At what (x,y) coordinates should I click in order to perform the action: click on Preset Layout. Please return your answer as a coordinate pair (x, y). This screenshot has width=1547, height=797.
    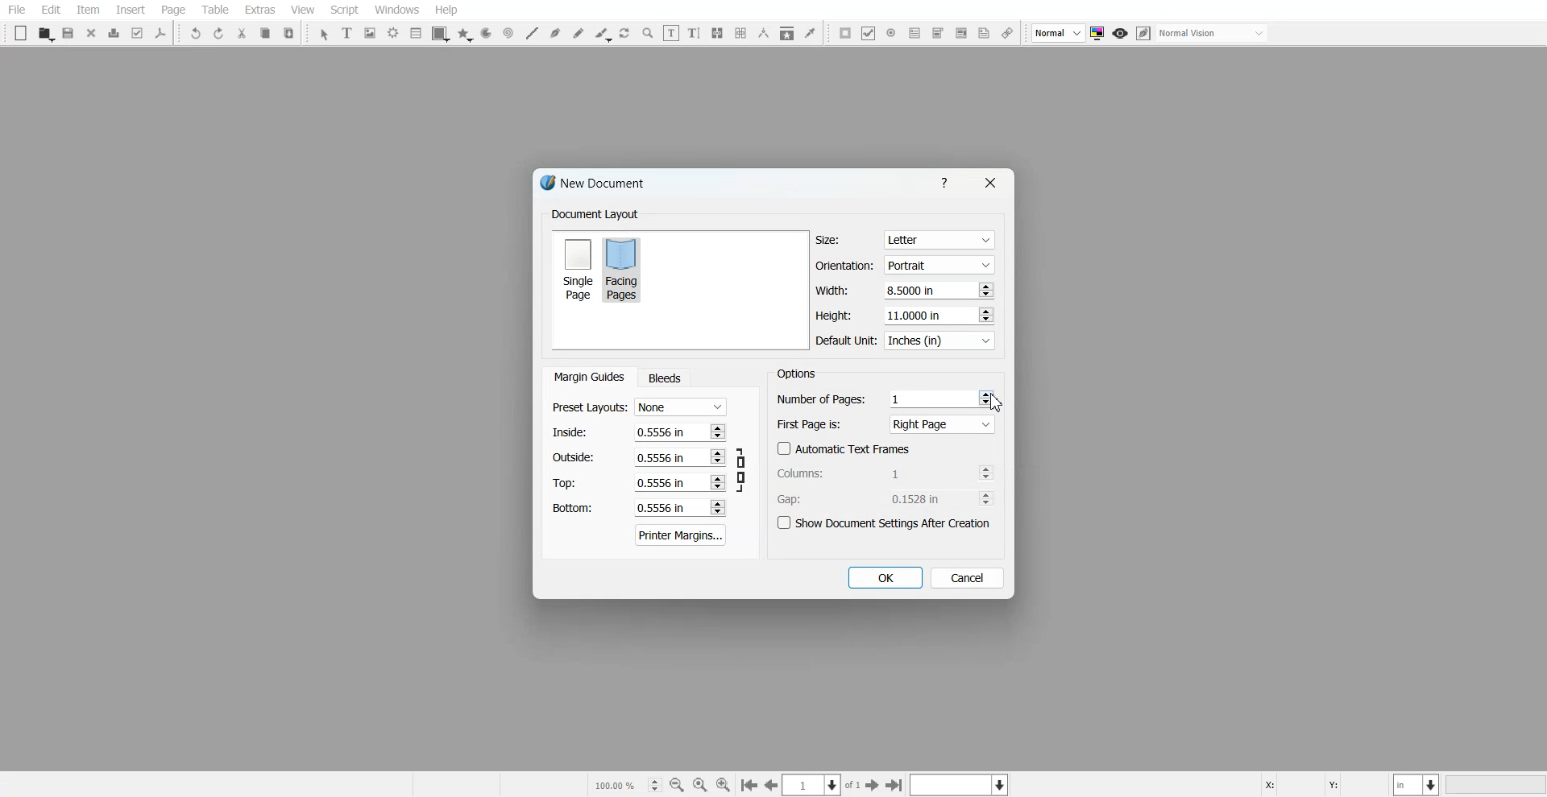
    Looking at the image, I should click on (639, 407).